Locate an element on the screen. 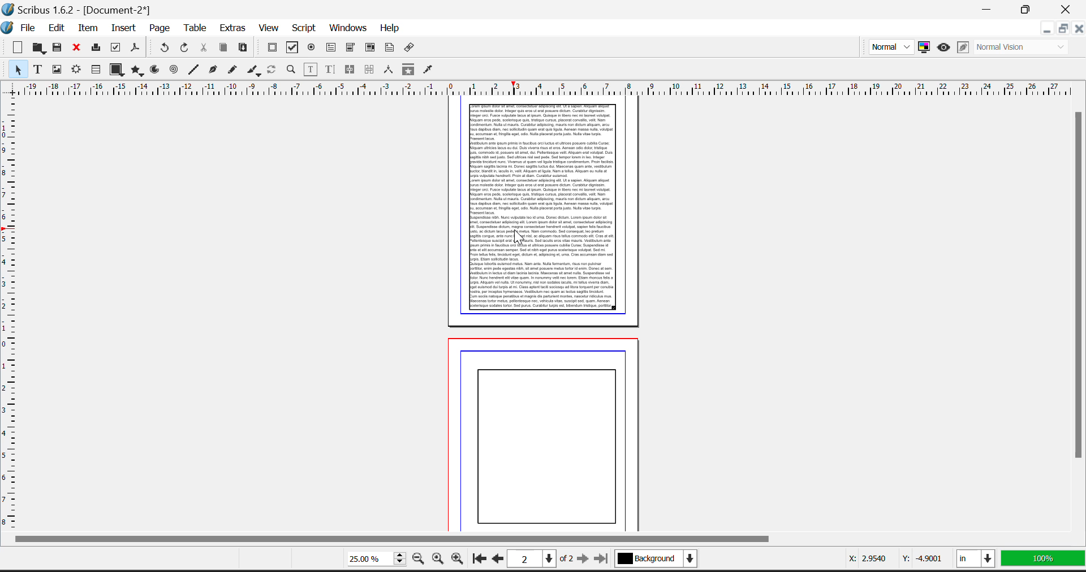  Paste is located at coordinates (244, 49).